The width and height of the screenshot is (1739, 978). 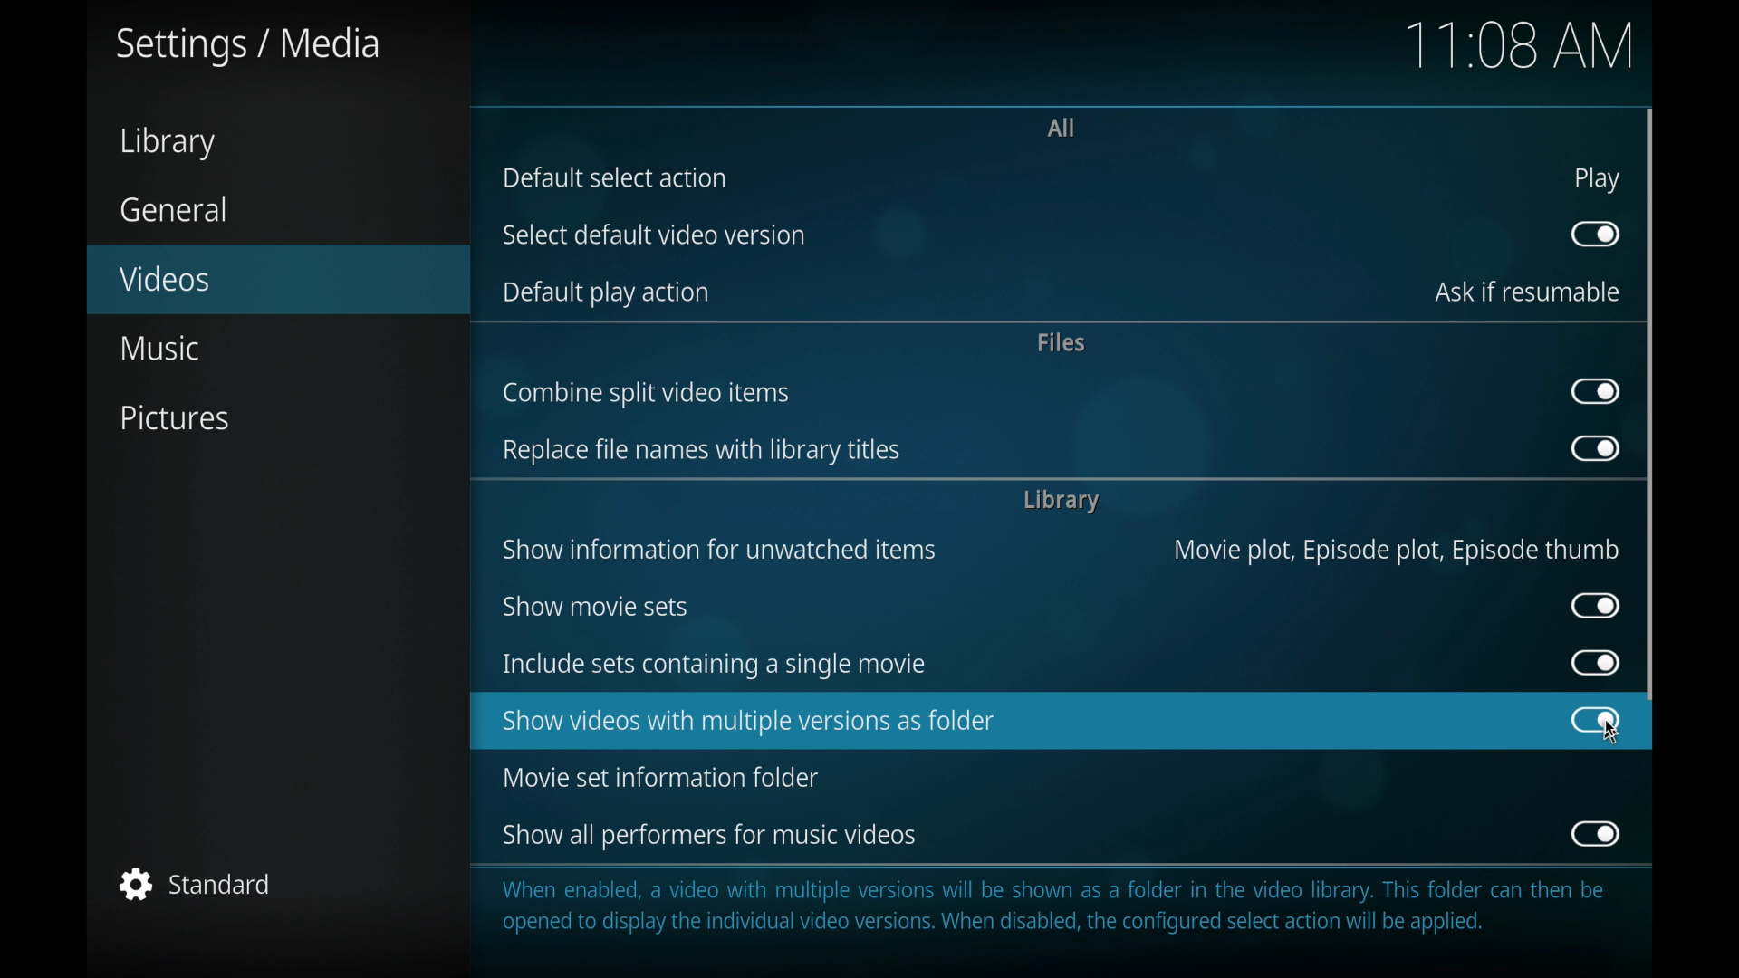 What do you see at coordinates (1063, 341) in the screenshot?
I see `files` at bounding box center [1063, 341].